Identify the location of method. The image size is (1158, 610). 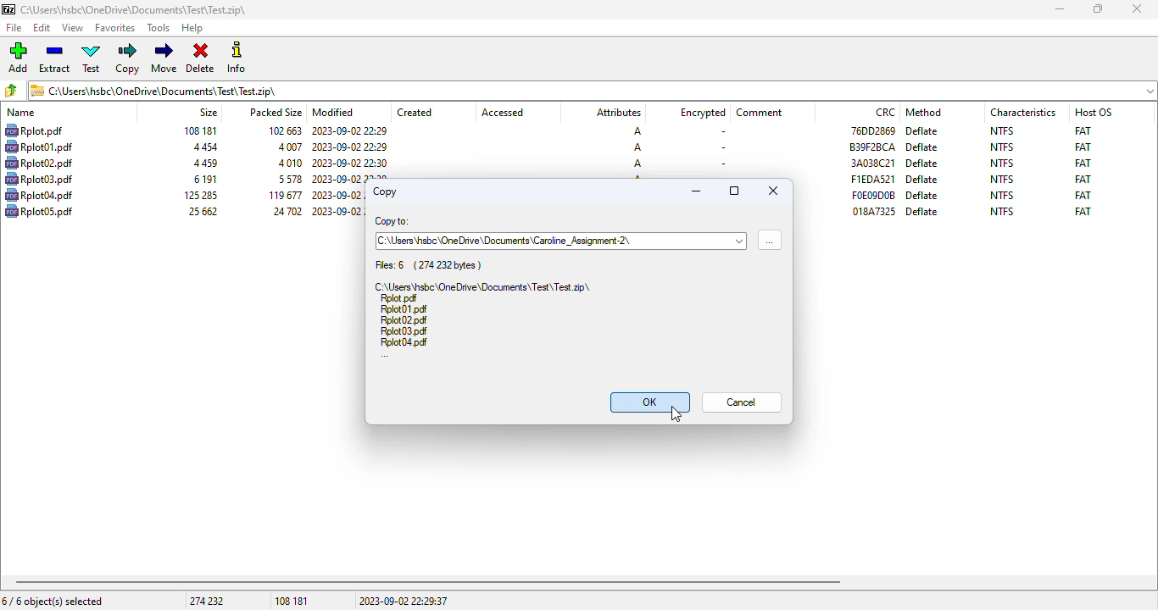
(923, 112).